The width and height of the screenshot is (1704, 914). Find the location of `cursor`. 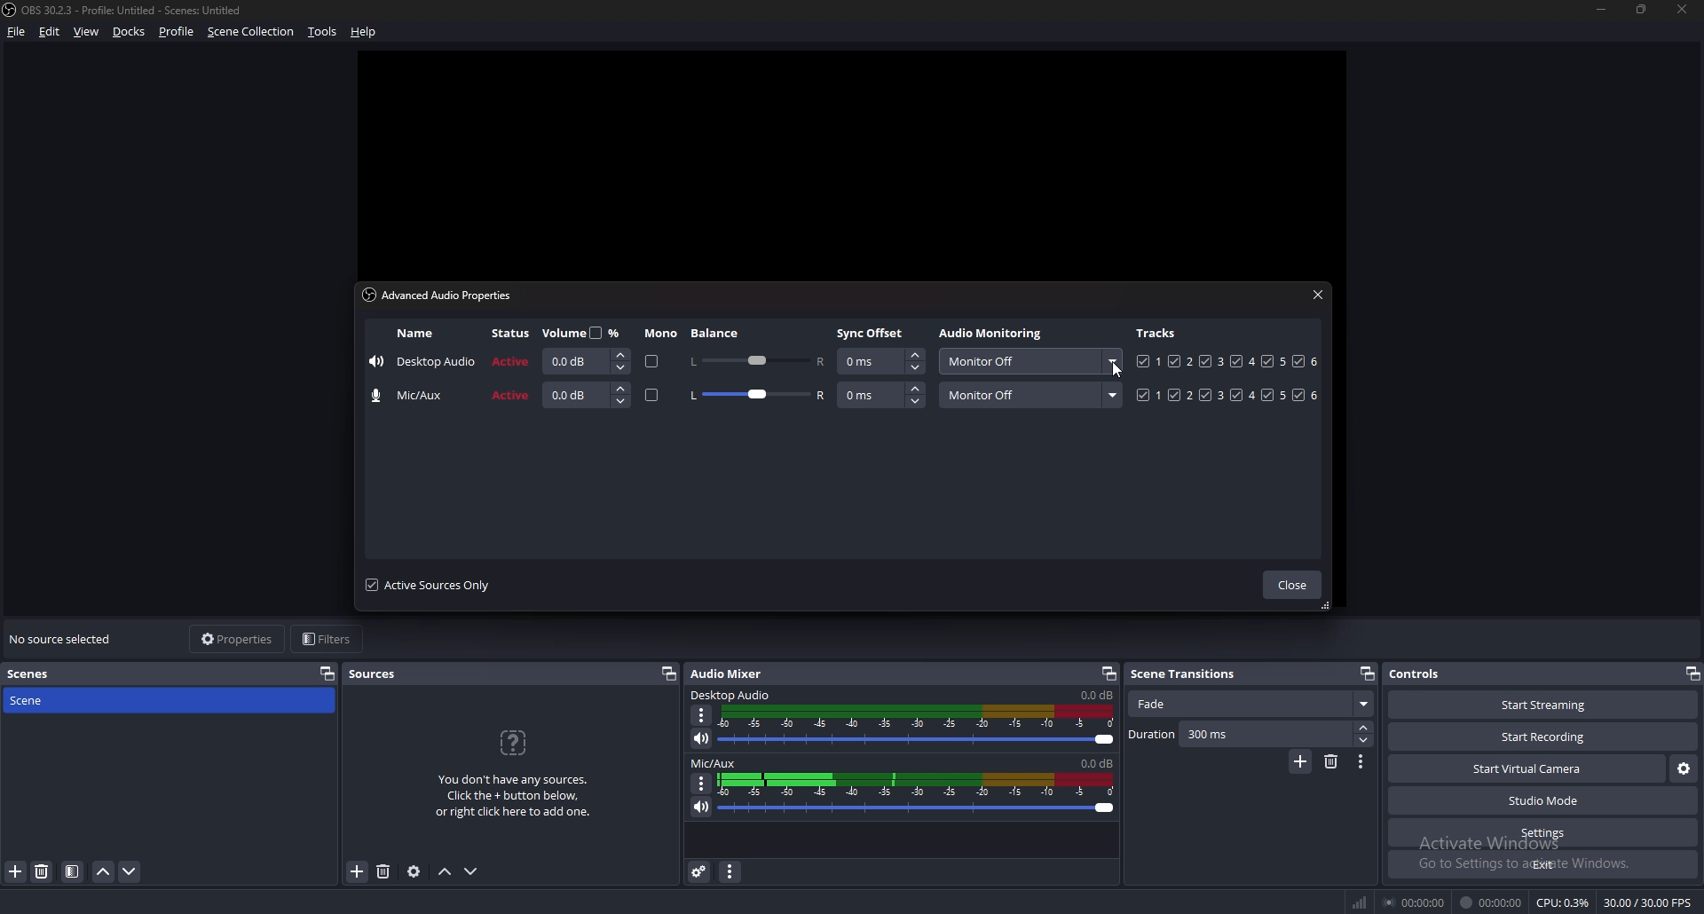

cursor is located at coordinates (1116, 373).